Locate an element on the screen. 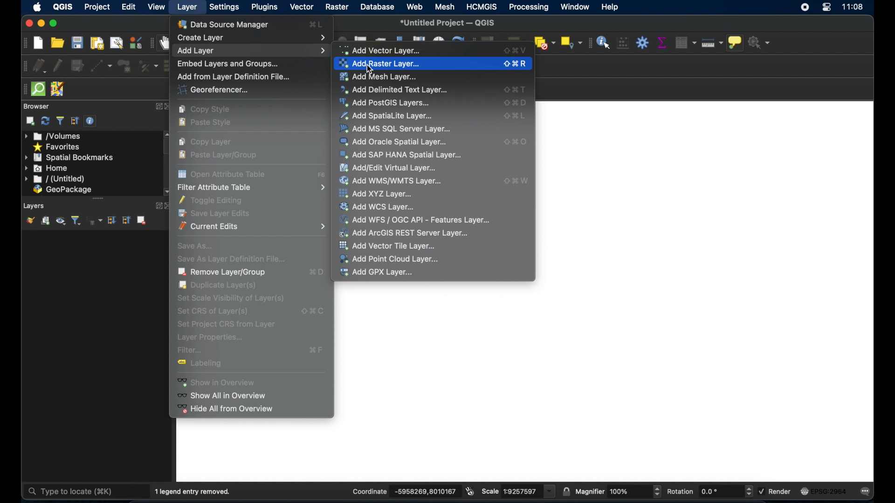  add oracle spatial layer is located at coordinates (394, 142).